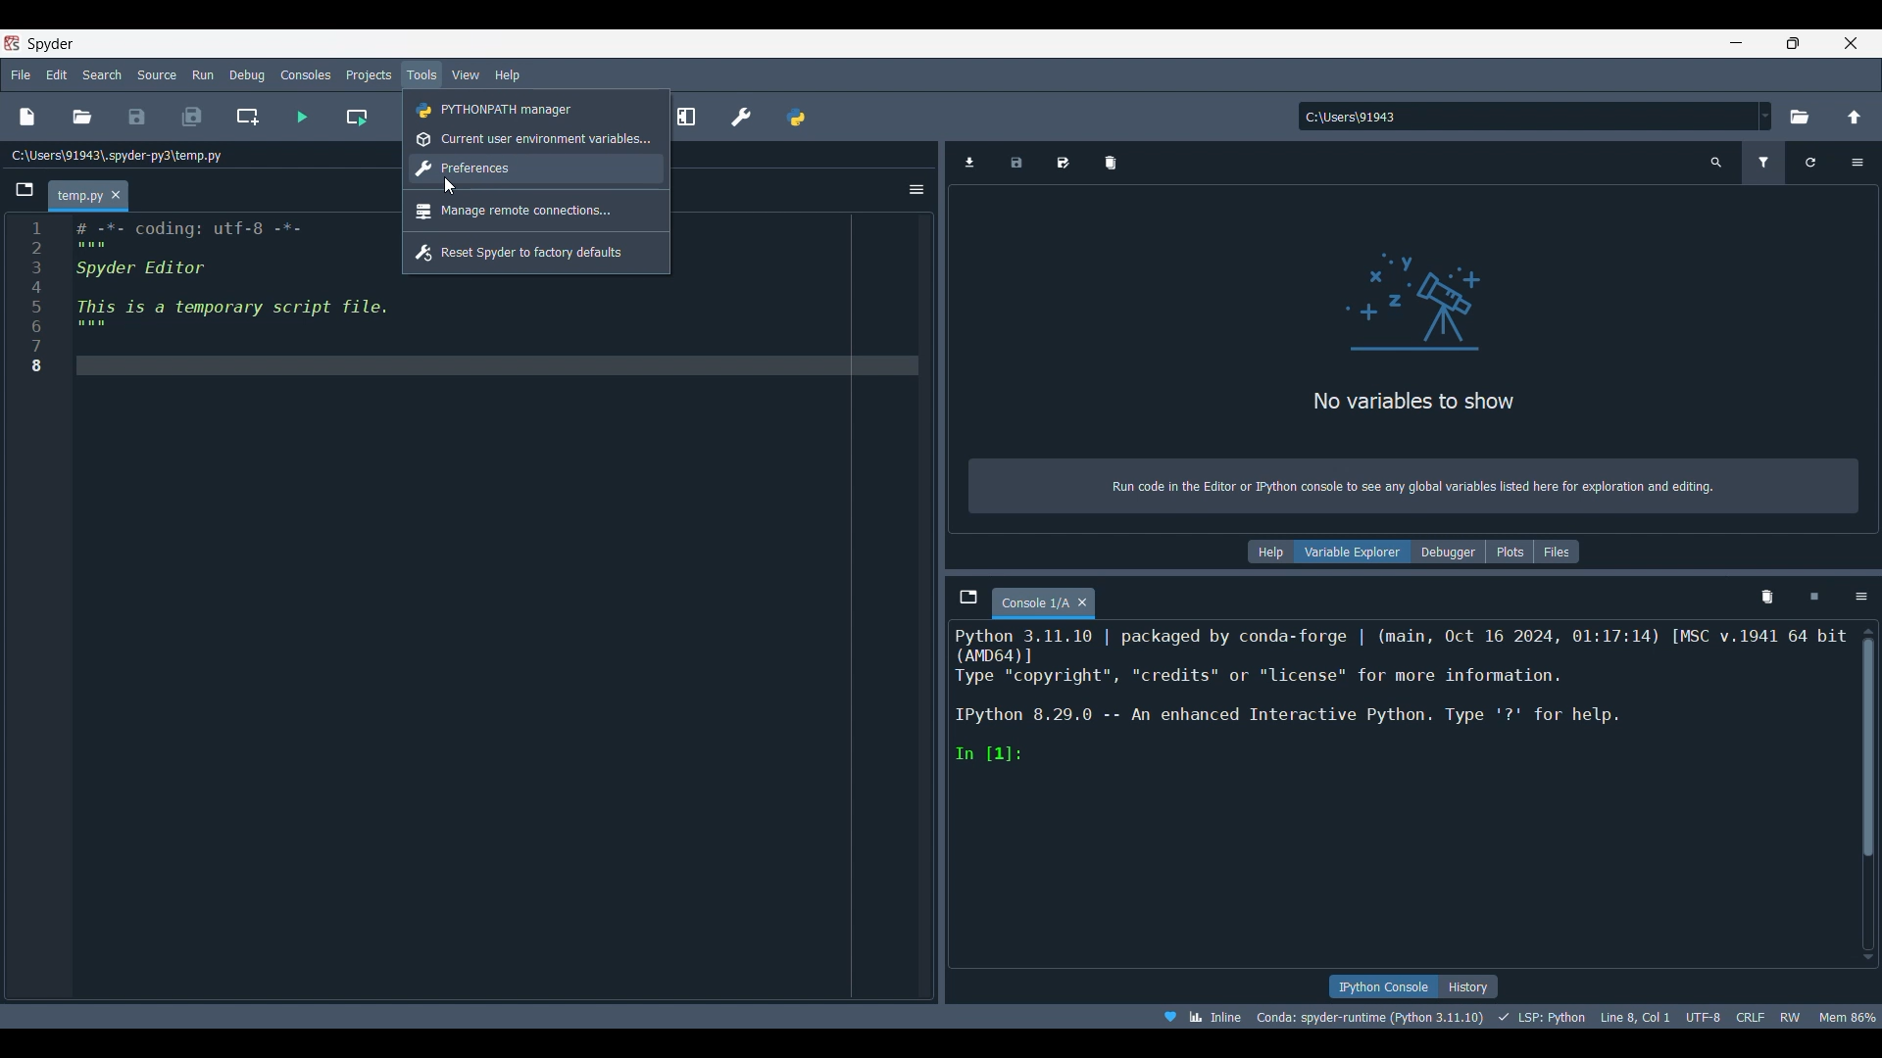 Image resolution: width=1882 pixels, height=1058 pixels. What do you see at coordinates (1717, 163) in the screenshot?
I see `Search variable names and types` at bounding box center [1717, 163].